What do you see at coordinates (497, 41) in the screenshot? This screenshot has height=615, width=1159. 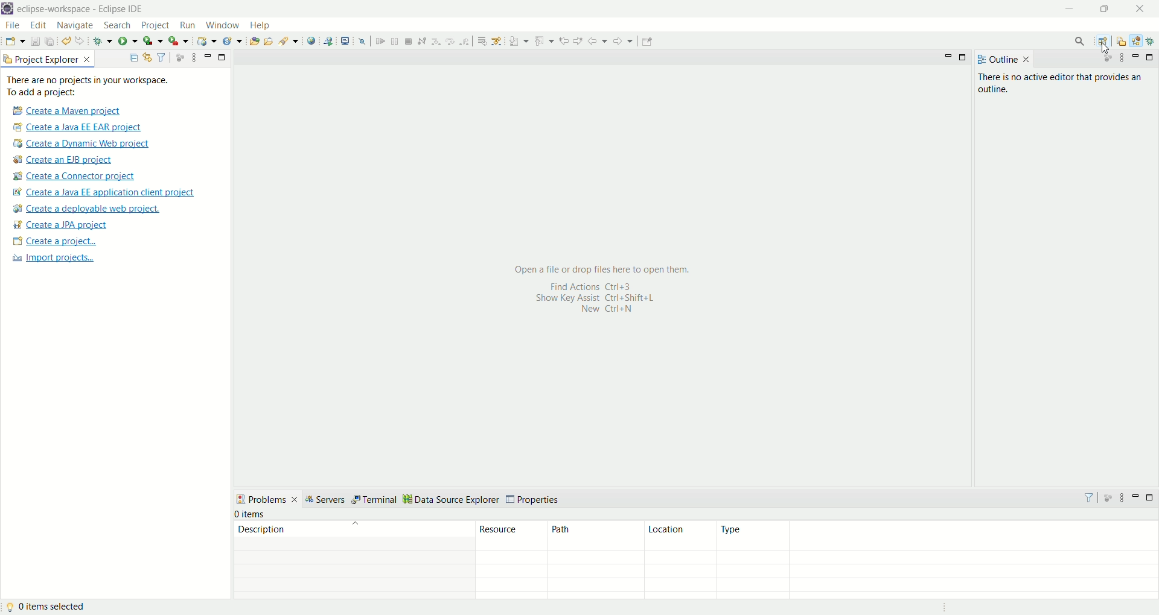 I see `use step filters` at bounding box center [497, 41].